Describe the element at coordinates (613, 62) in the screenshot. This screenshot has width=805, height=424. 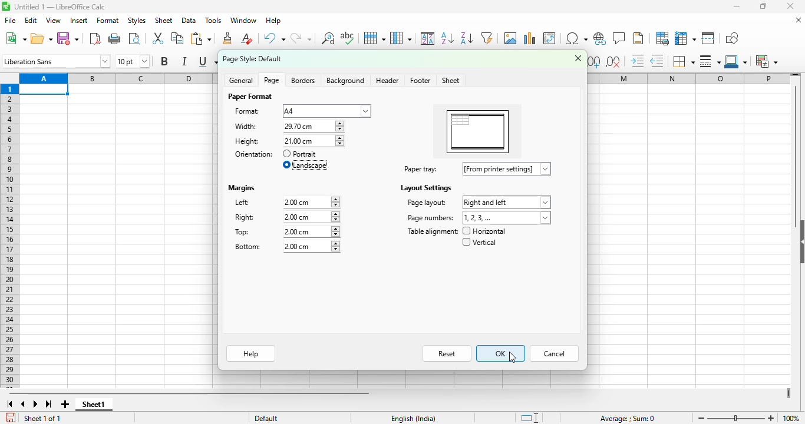
I see `delete decimal` at that location.